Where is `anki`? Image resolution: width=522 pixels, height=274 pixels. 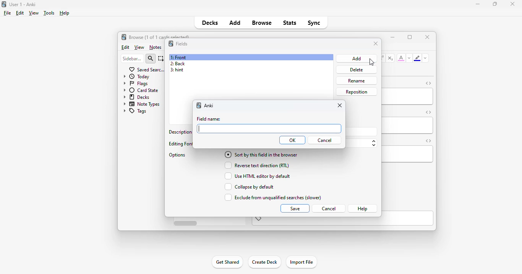 anki is located at coordinates (209, 105).